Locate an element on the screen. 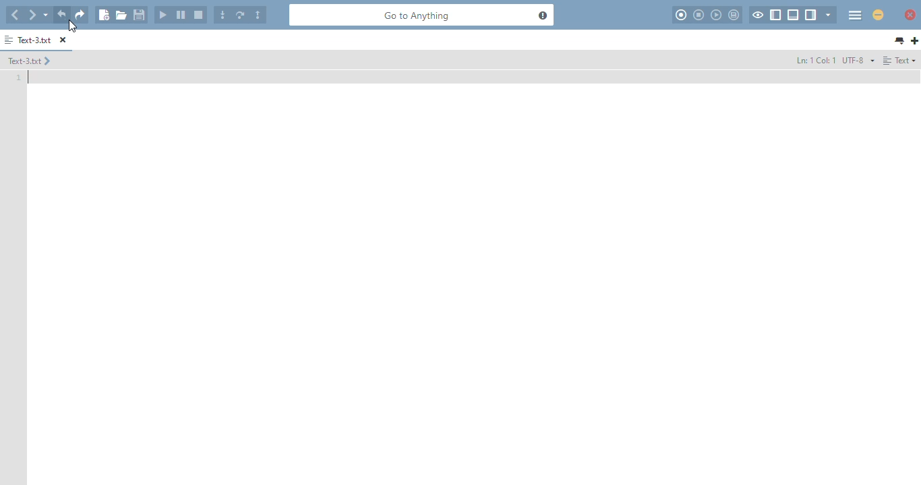 The width and height of the screenshot is (921, 485). save file is located at coordinates (139, 15).